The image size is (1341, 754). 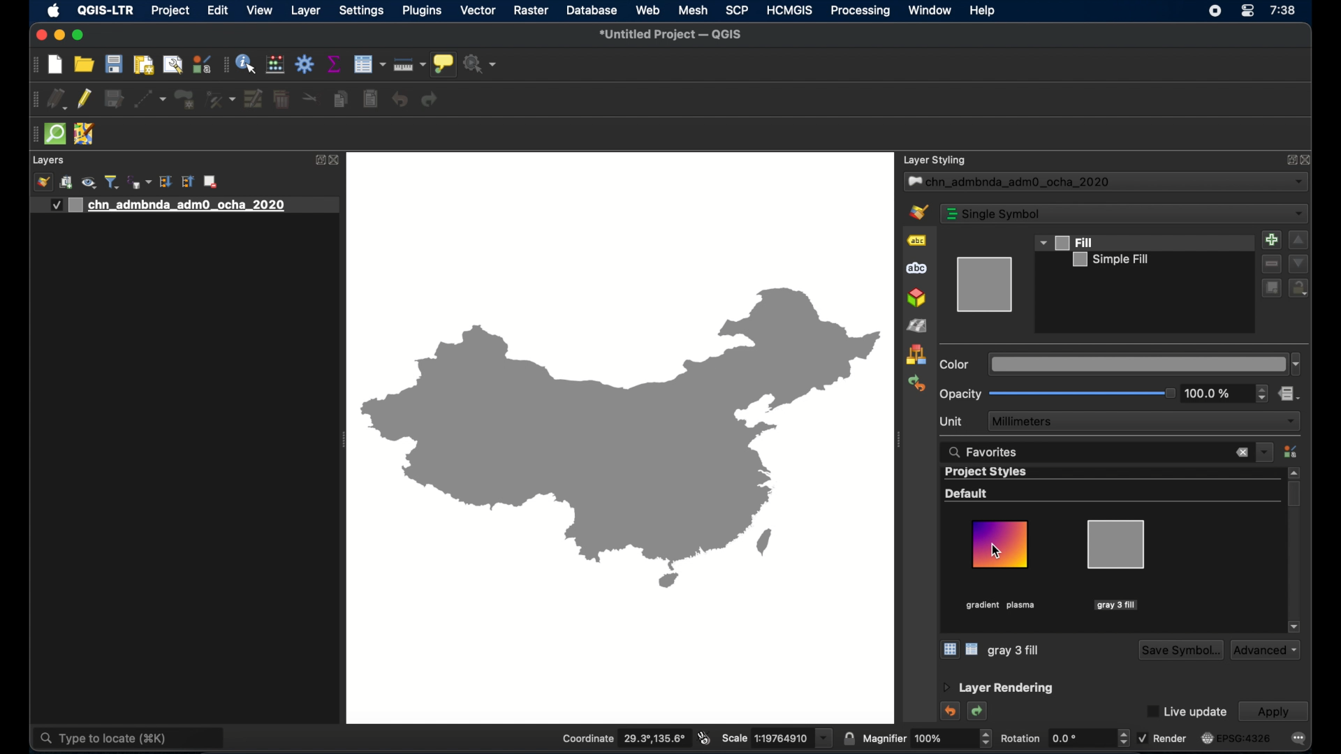 What do you see at coordinates (1294, 472) in the screenshot?
I see `scroll up arrow` at bounding box center [1294, 472].